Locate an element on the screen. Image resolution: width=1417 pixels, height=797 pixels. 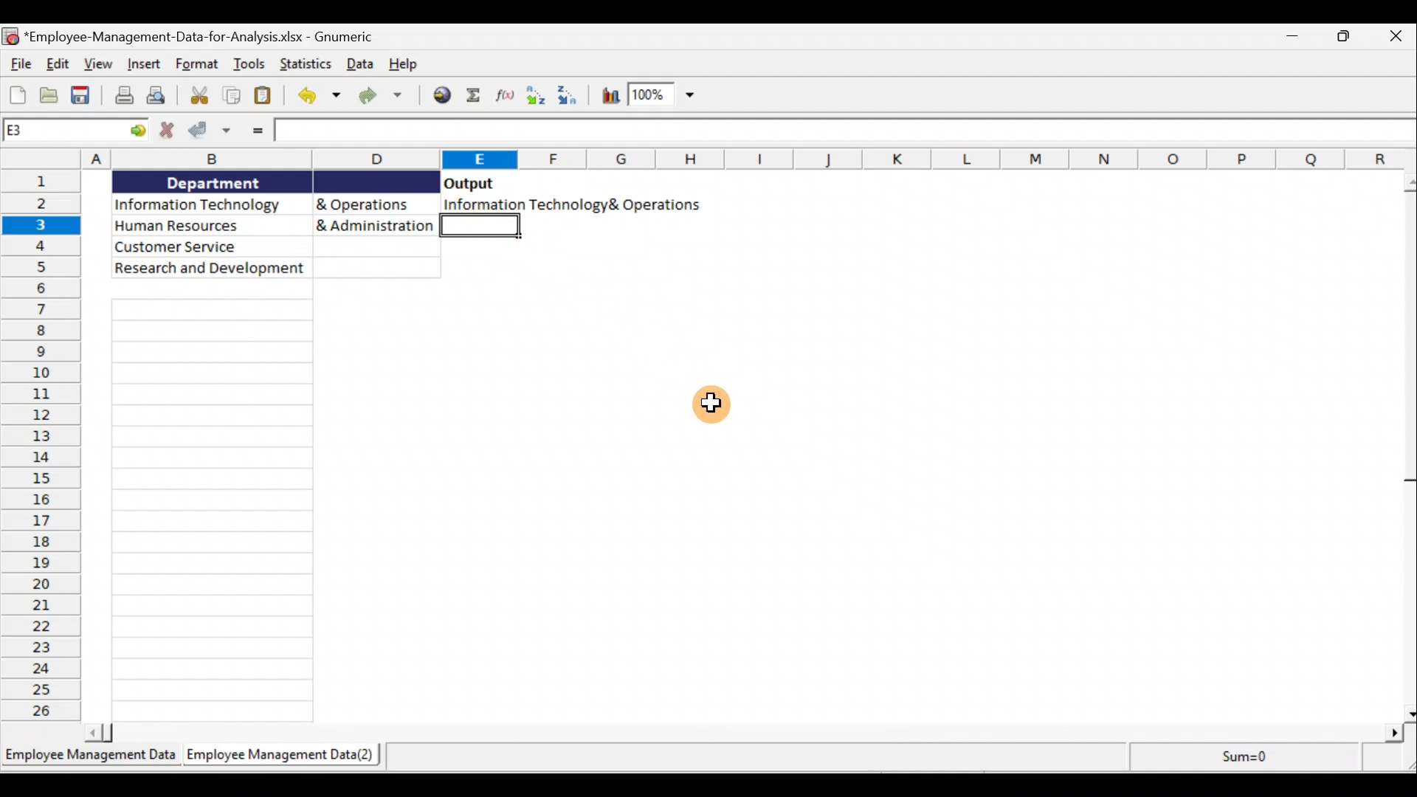
Cell allocation is located at coordinates (75, 129).